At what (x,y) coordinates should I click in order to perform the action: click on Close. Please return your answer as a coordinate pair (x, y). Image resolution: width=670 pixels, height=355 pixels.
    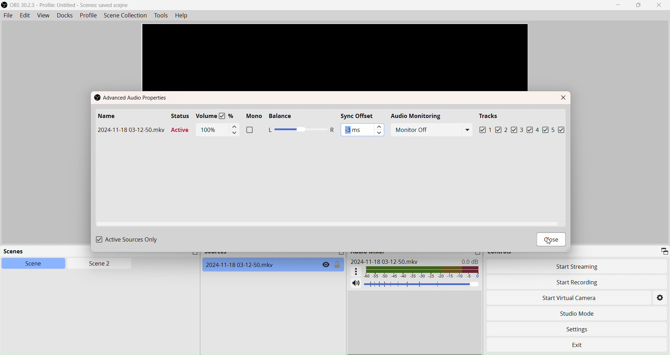
    Looking at the image, I should click on (564, 97).